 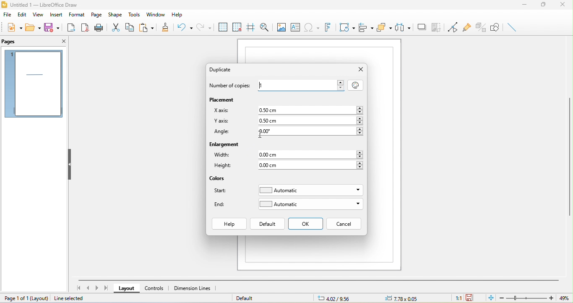 What do you see at coordinates (26, 298) in the screenshot?
I see `page 1 of 1` at bounding box center [26, 298].